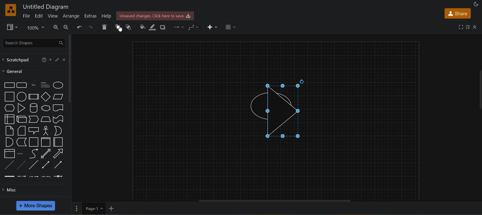  I want to click on unsaved changes.click here to save, so click(155, 15).